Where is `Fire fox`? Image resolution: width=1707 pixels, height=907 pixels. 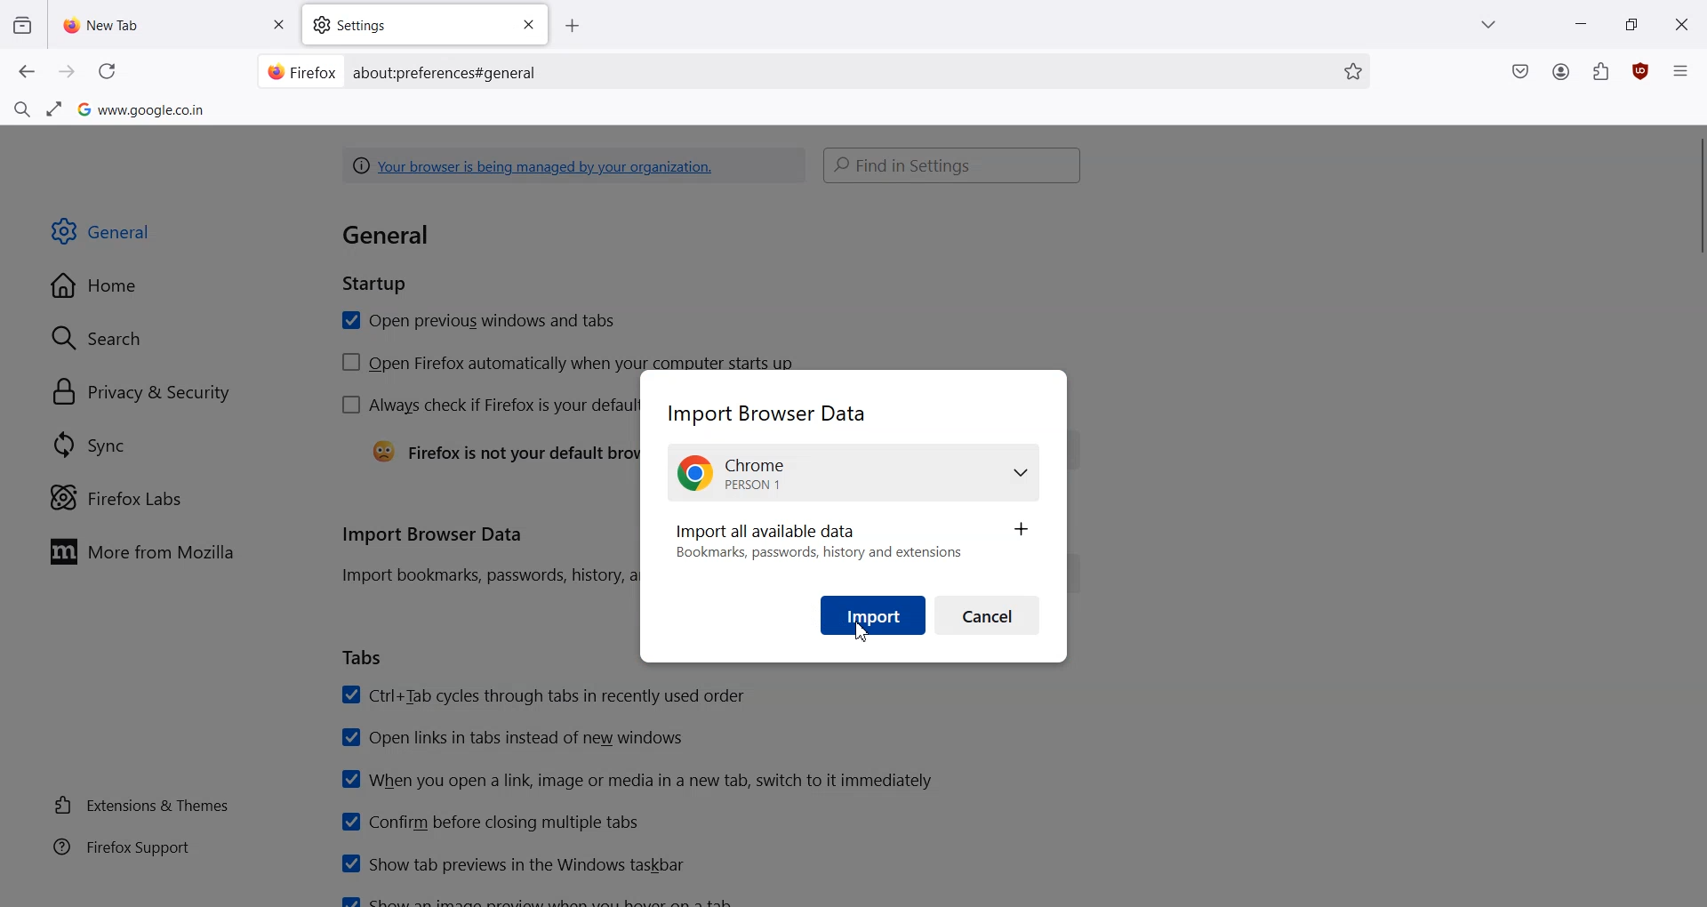
Fire fox is located at coordinates (301, 71).